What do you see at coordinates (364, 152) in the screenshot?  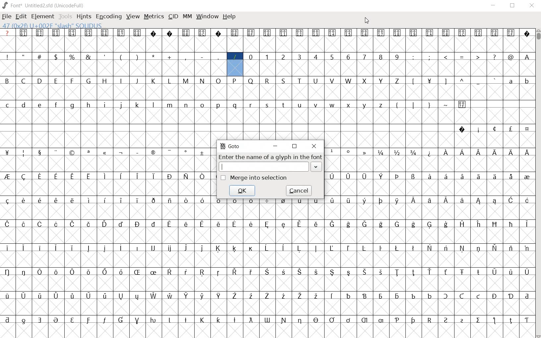 I see `glyph` at bounding box center [364, 152].